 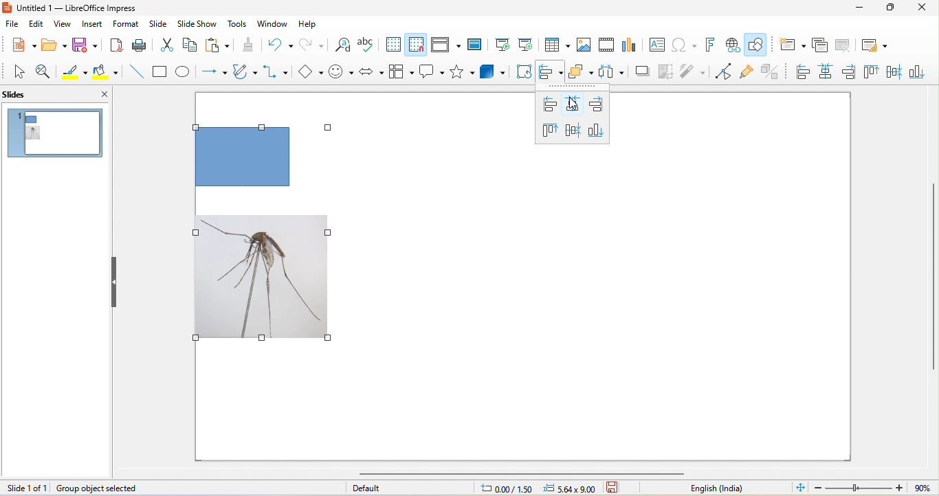 What do you see at coordinates (574, 104) in the screenshot?
I see `cursor movement` at bounding box center [574, 104].